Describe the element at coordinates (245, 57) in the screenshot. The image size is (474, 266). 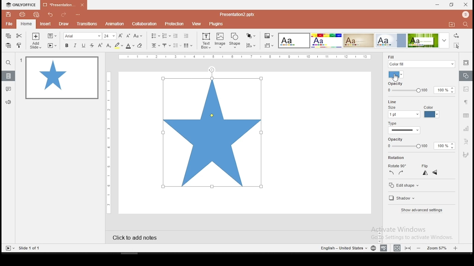
I see `vertical scale` at that location.